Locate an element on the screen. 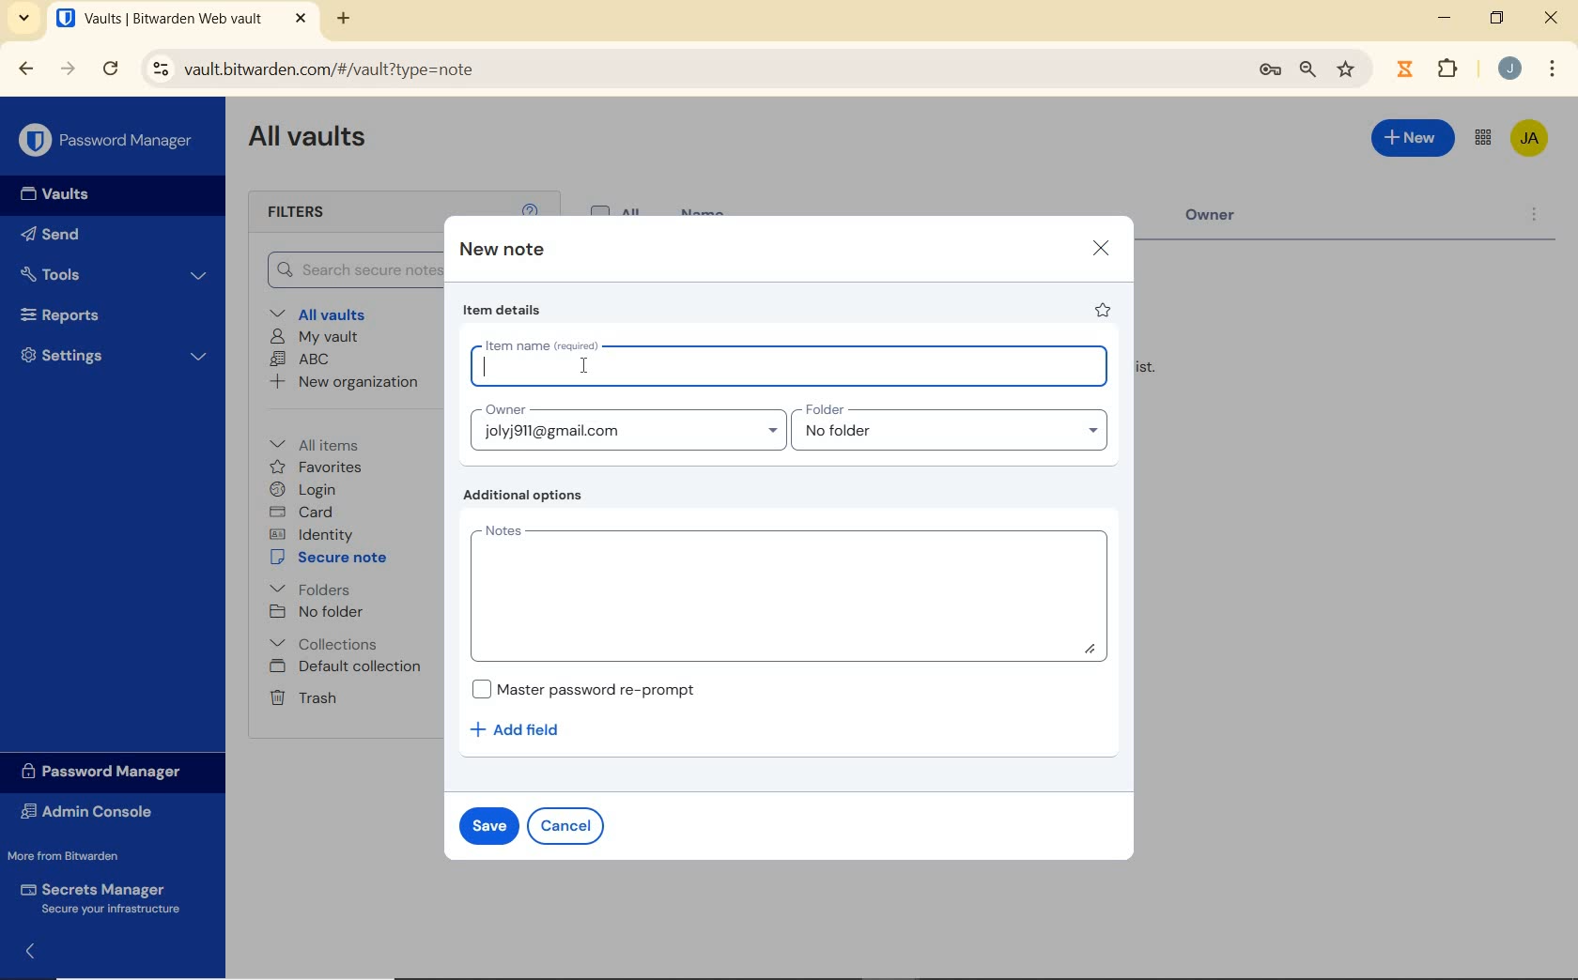  Owner is located at coordinates (1226, 220).